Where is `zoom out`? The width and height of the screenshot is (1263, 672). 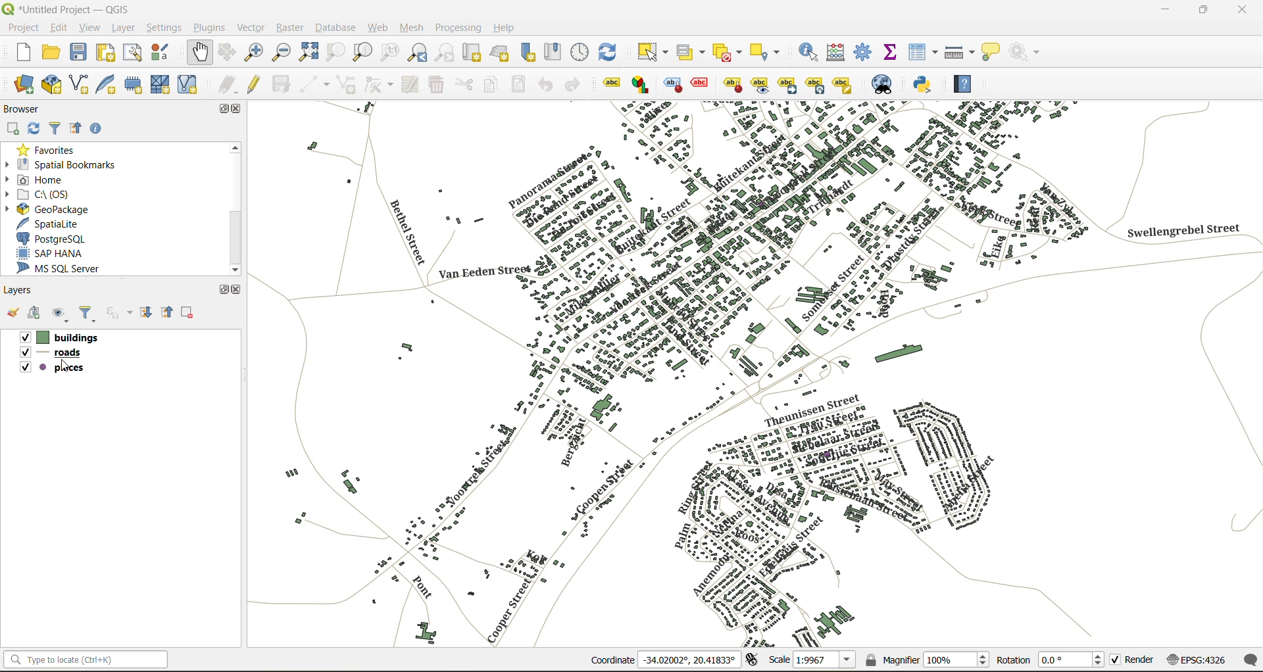
zoom out is located at coordinates (284, 53).